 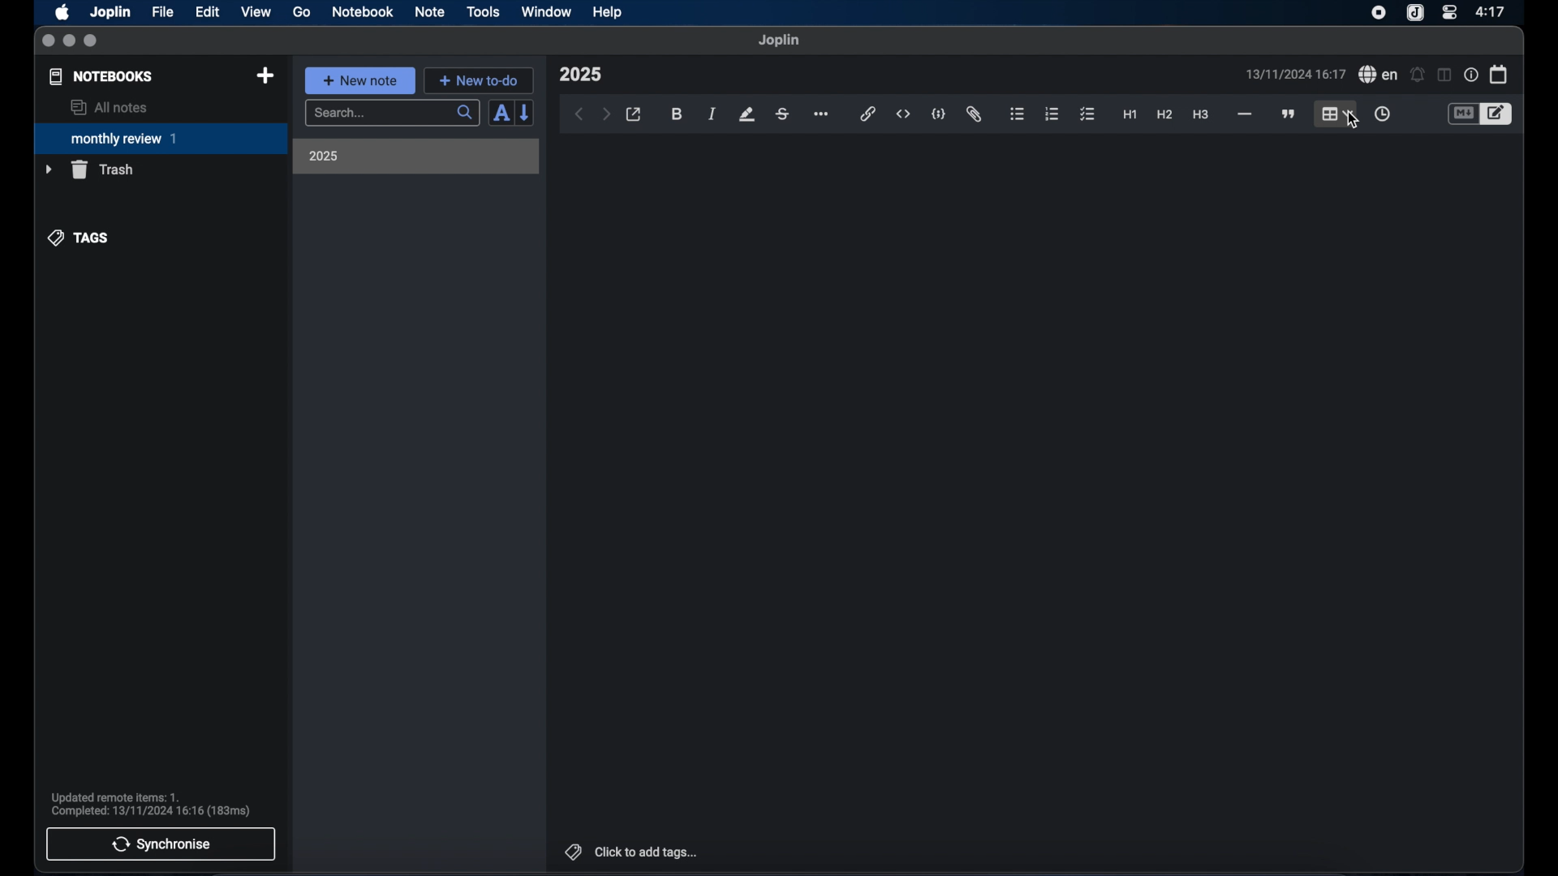 I want to click on go, so click(x=302, y=11).